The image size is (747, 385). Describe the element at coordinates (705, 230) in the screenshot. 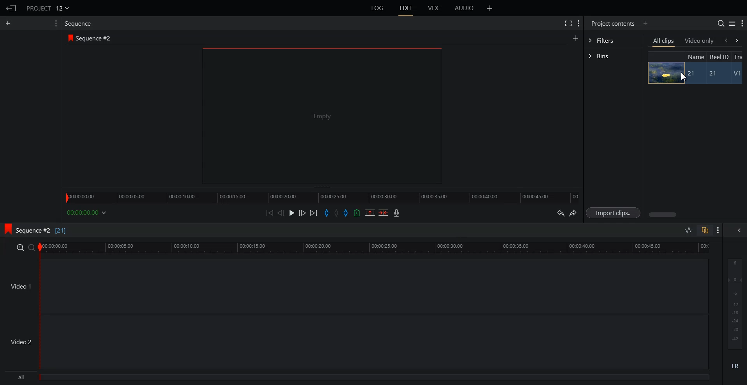

I see `Toggle auto Track sync` at that location.